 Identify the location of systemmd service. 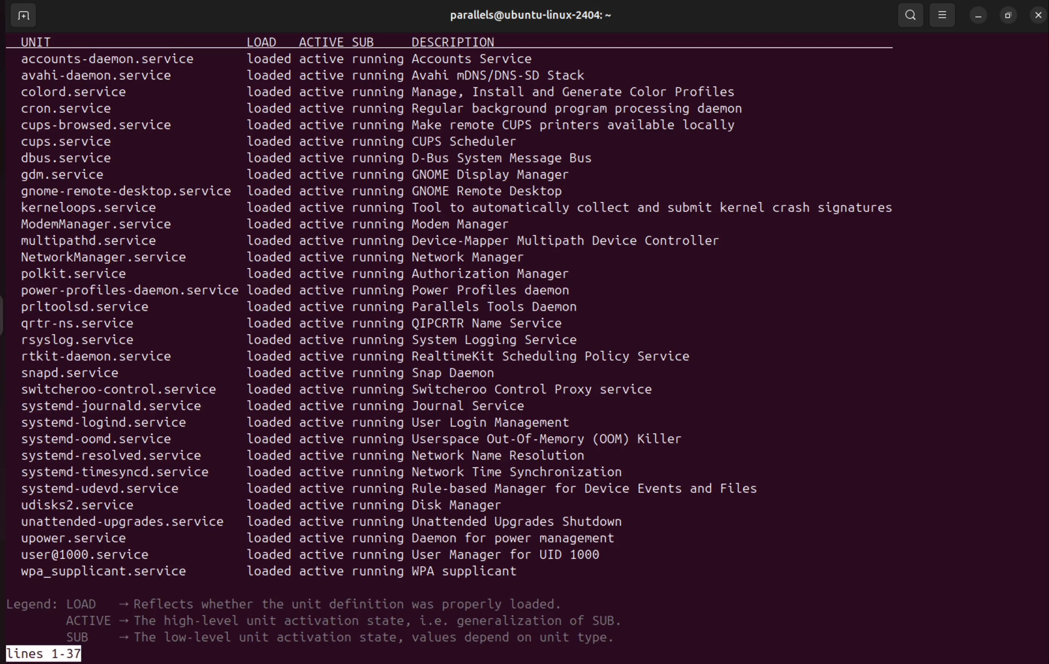
(127, 407).